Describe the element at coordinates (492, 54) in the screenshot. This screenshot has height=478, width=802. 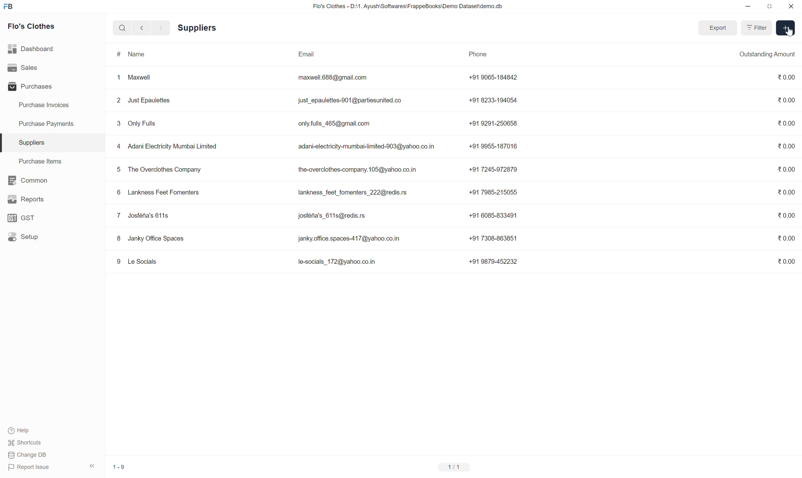
I see `Phone` at that location.